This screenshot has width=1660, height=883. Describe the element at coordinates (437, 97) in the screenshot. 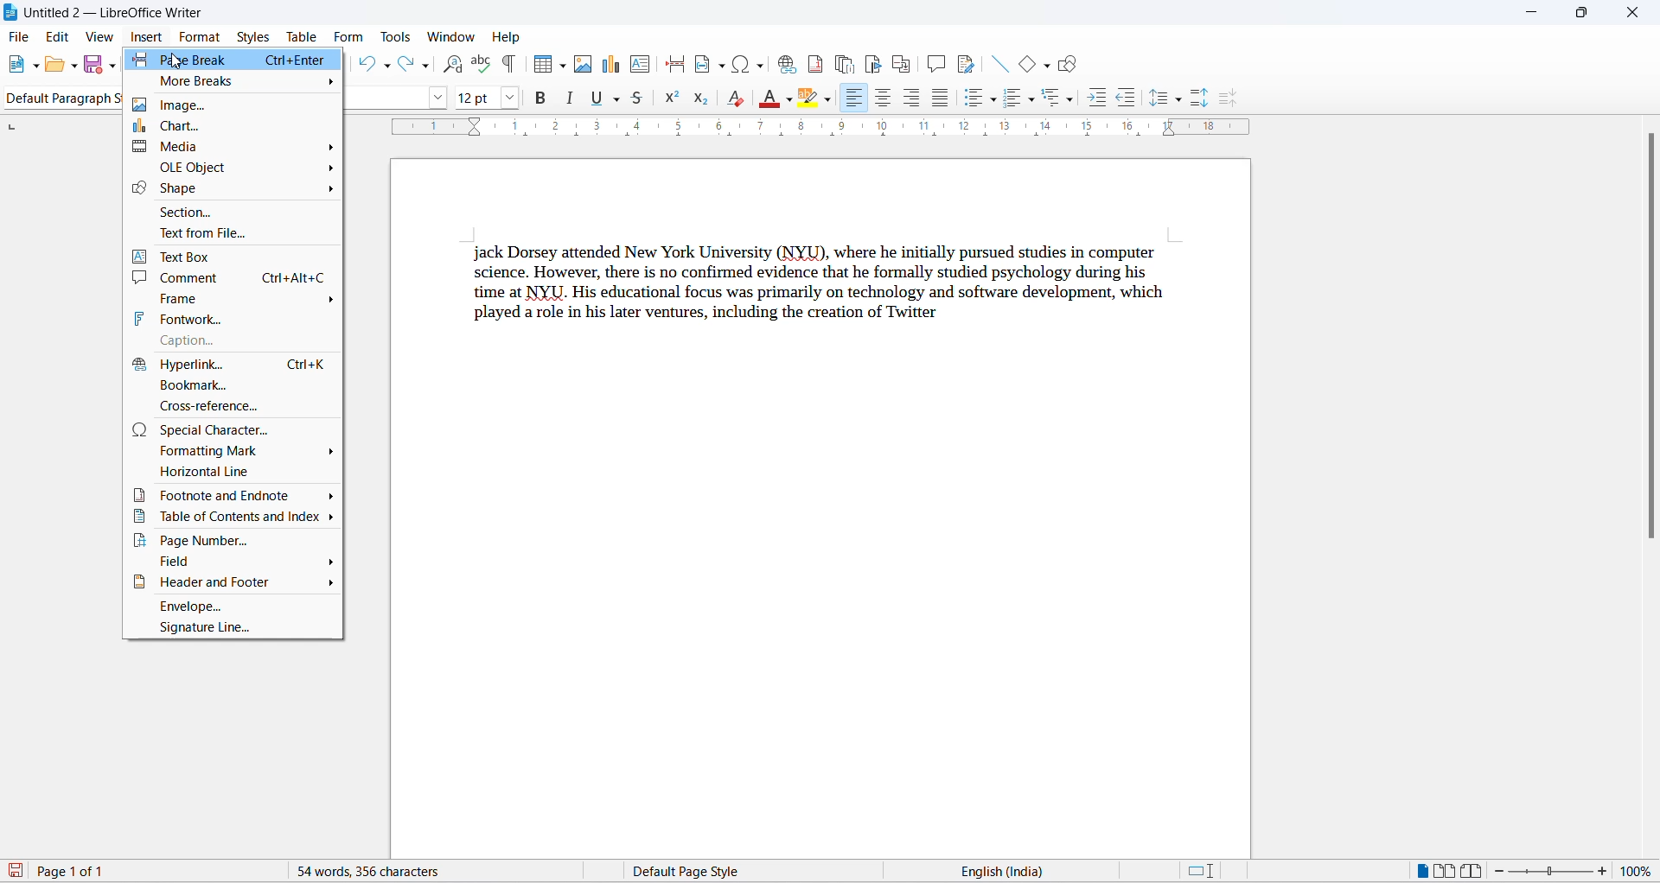

I see `font name options` at that location.